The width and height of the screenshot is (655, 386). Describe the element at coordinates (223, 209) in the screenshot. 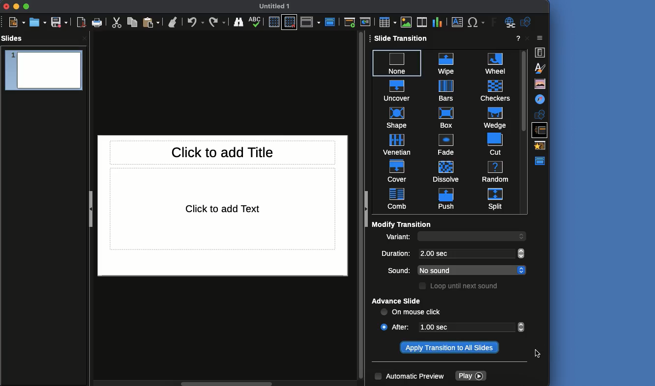

I see `Text` at that location.